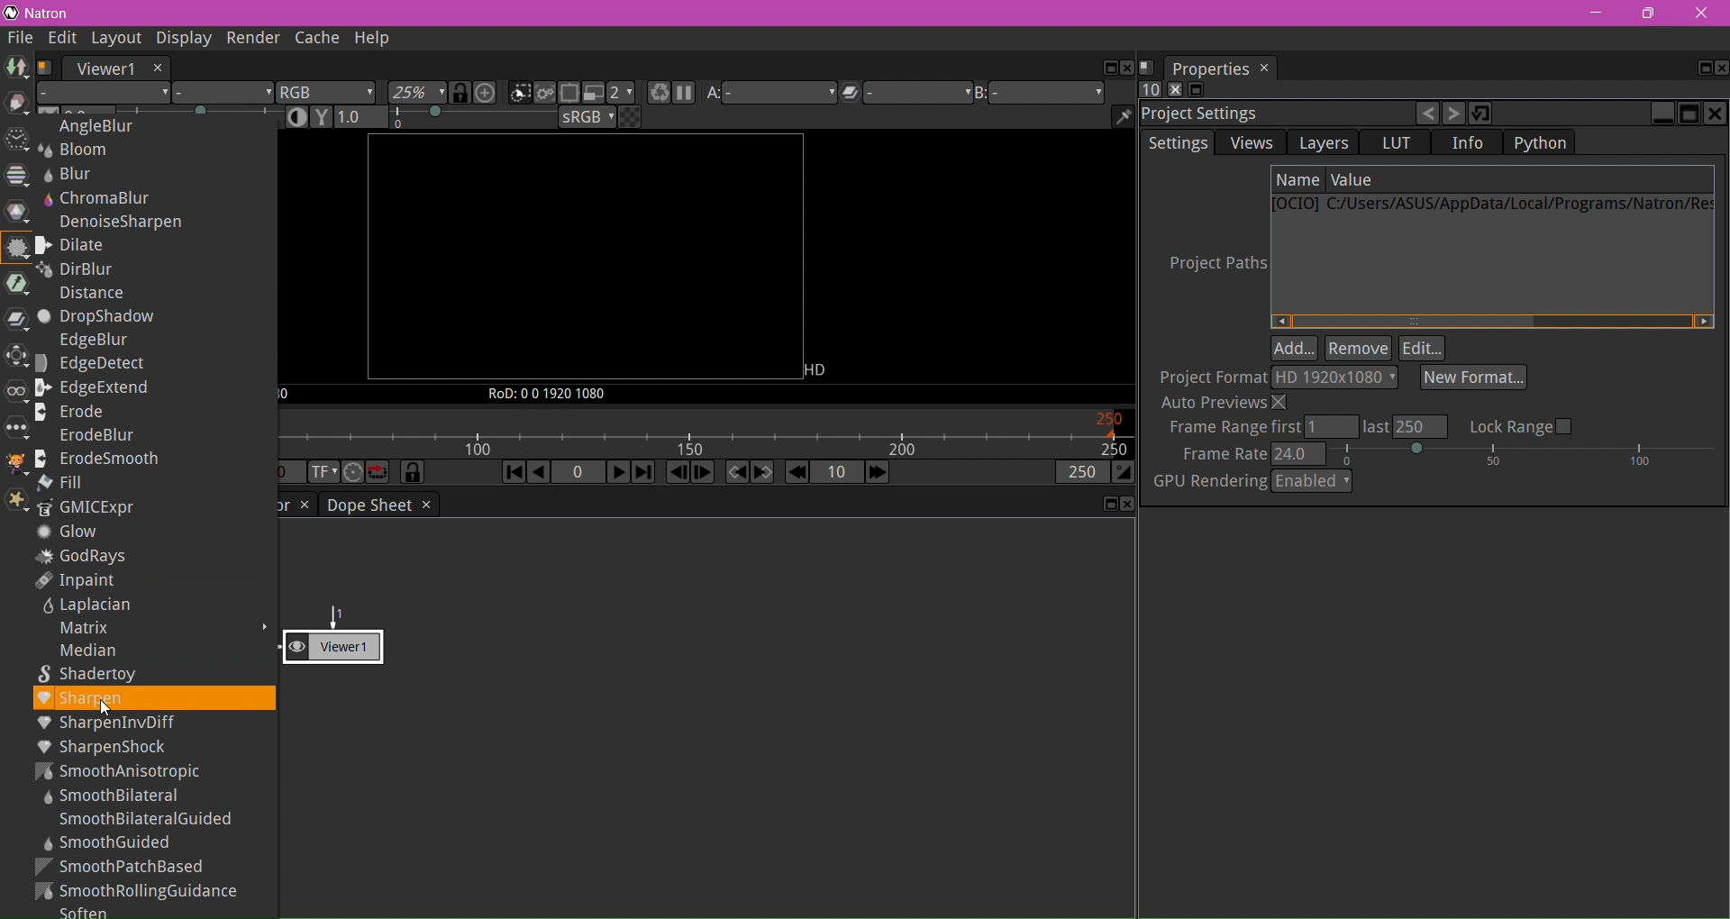 This screenshot has height=919, width=1730. What do you see at coordinates (822, 369) in the screenshot?
I see `Image format` at bounding box center [822, 369].